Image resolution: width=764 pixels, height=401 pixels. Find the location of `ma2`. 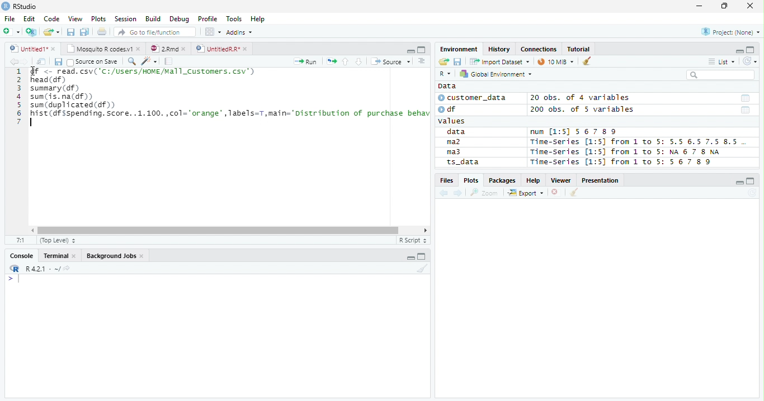

ma2 is located at coordinates (456, 143).